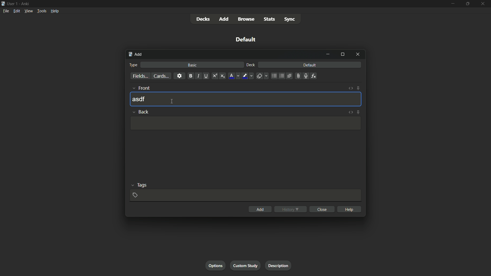 The width and height of the screenshot is (491, 276). Describe the element at coordinates (5, 11) in the screenshot. I see `file` at that location.